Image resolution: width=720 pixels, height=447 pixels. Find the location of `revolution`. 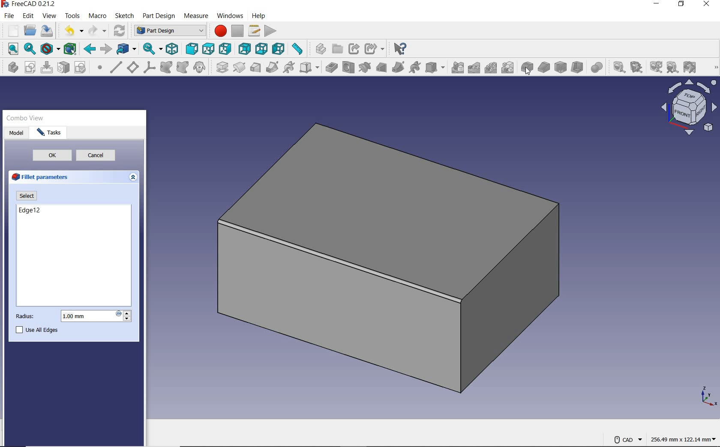

revolution is located at coordinates (240, 67).